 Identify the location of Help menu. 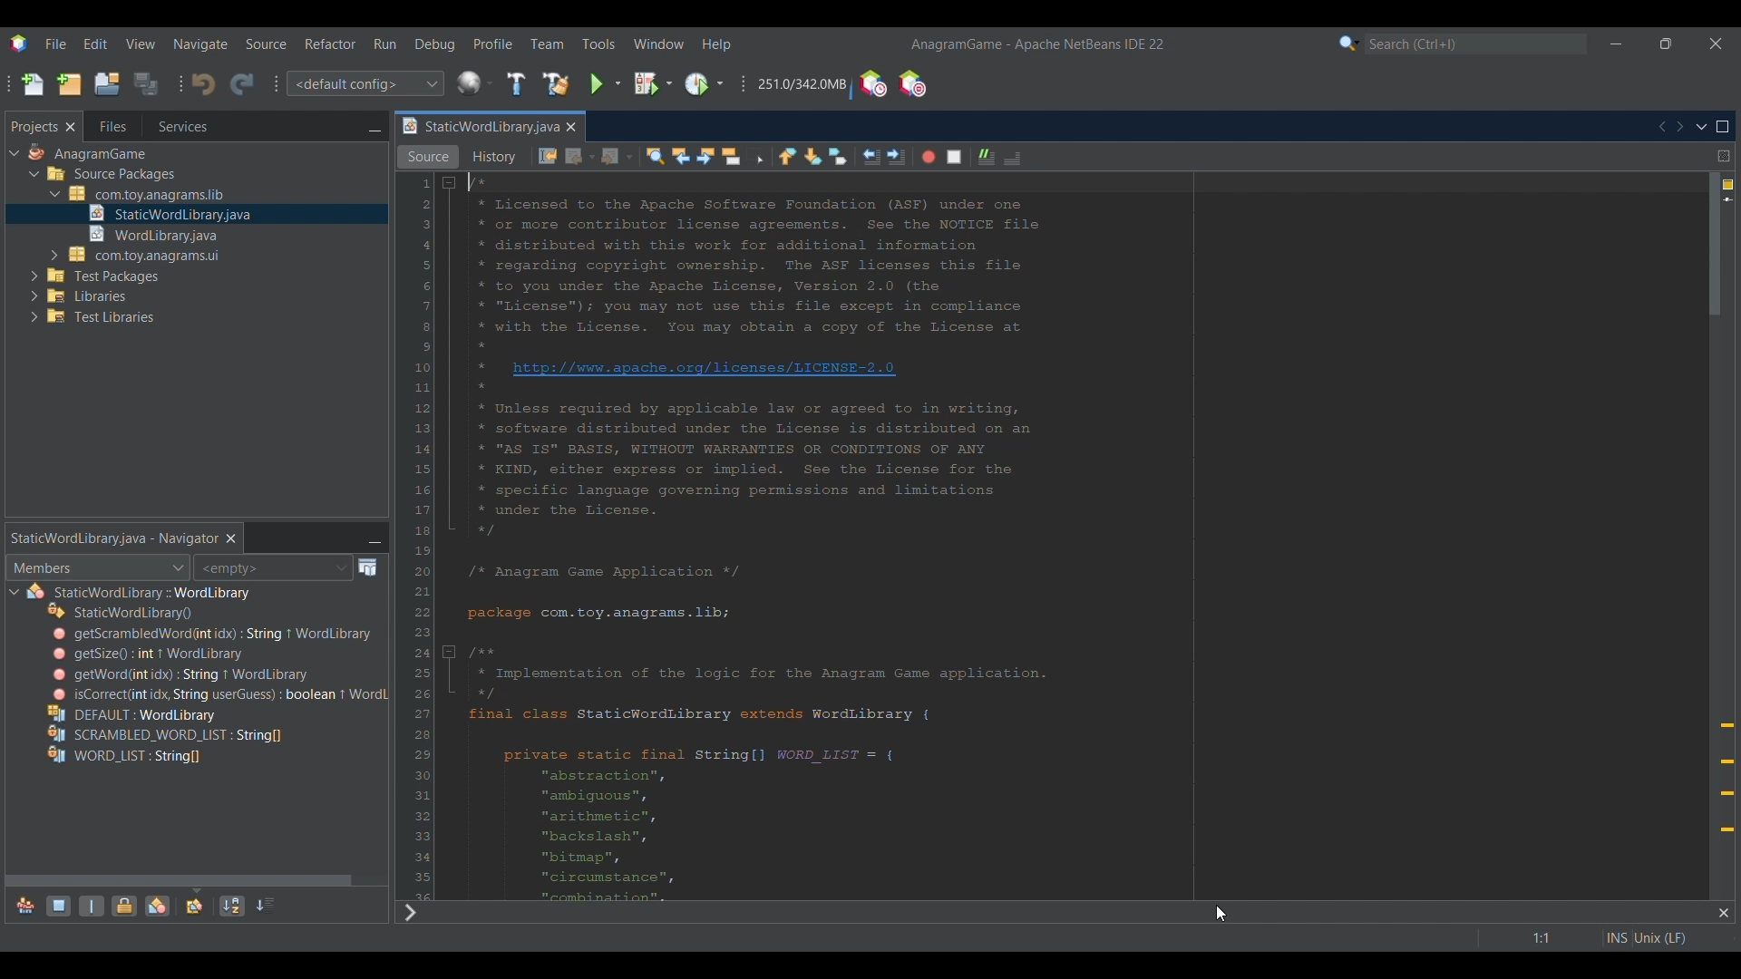
(717, 46).